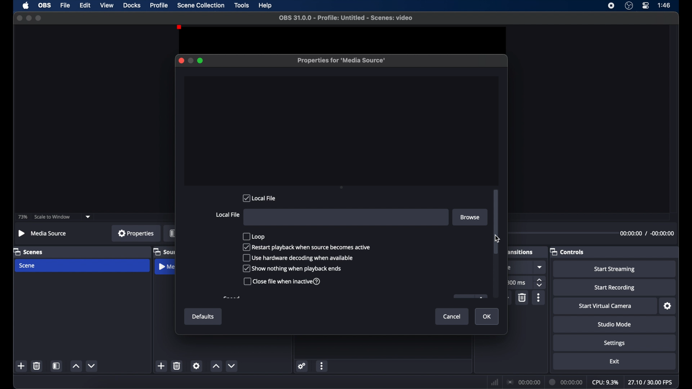 The image size is (692, 389). Describe the element at coordinates (516, 282) in the screenshot. I see `300 ms` at that location.